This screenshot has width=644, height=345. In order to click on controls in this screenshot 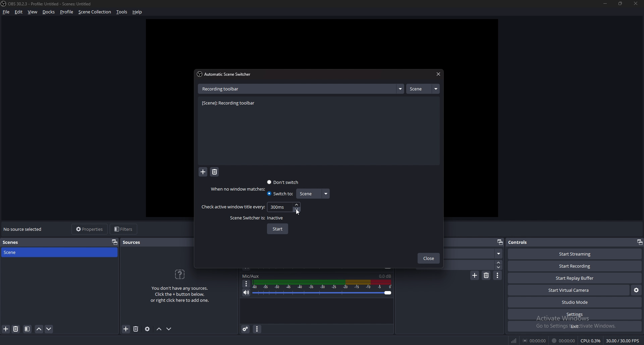, I will do `click(525, 242)`.